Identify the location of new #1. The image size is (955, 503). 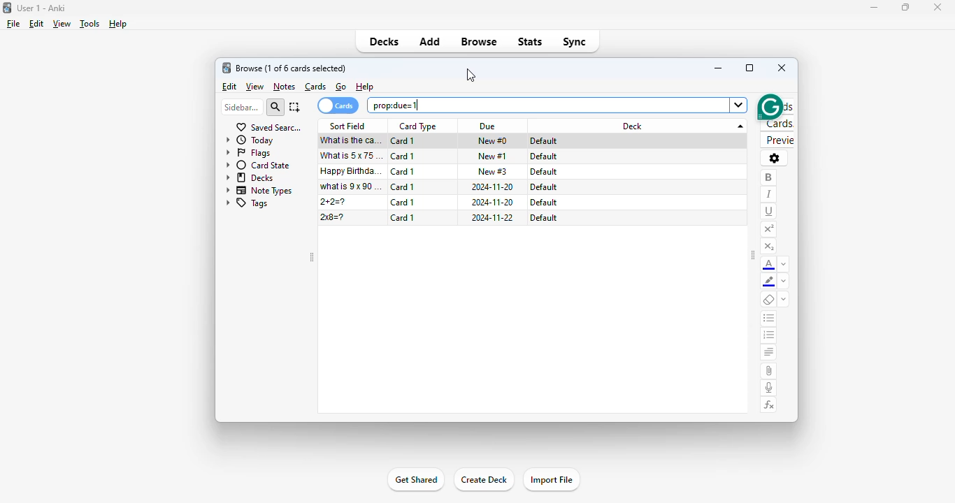
(493, 156).